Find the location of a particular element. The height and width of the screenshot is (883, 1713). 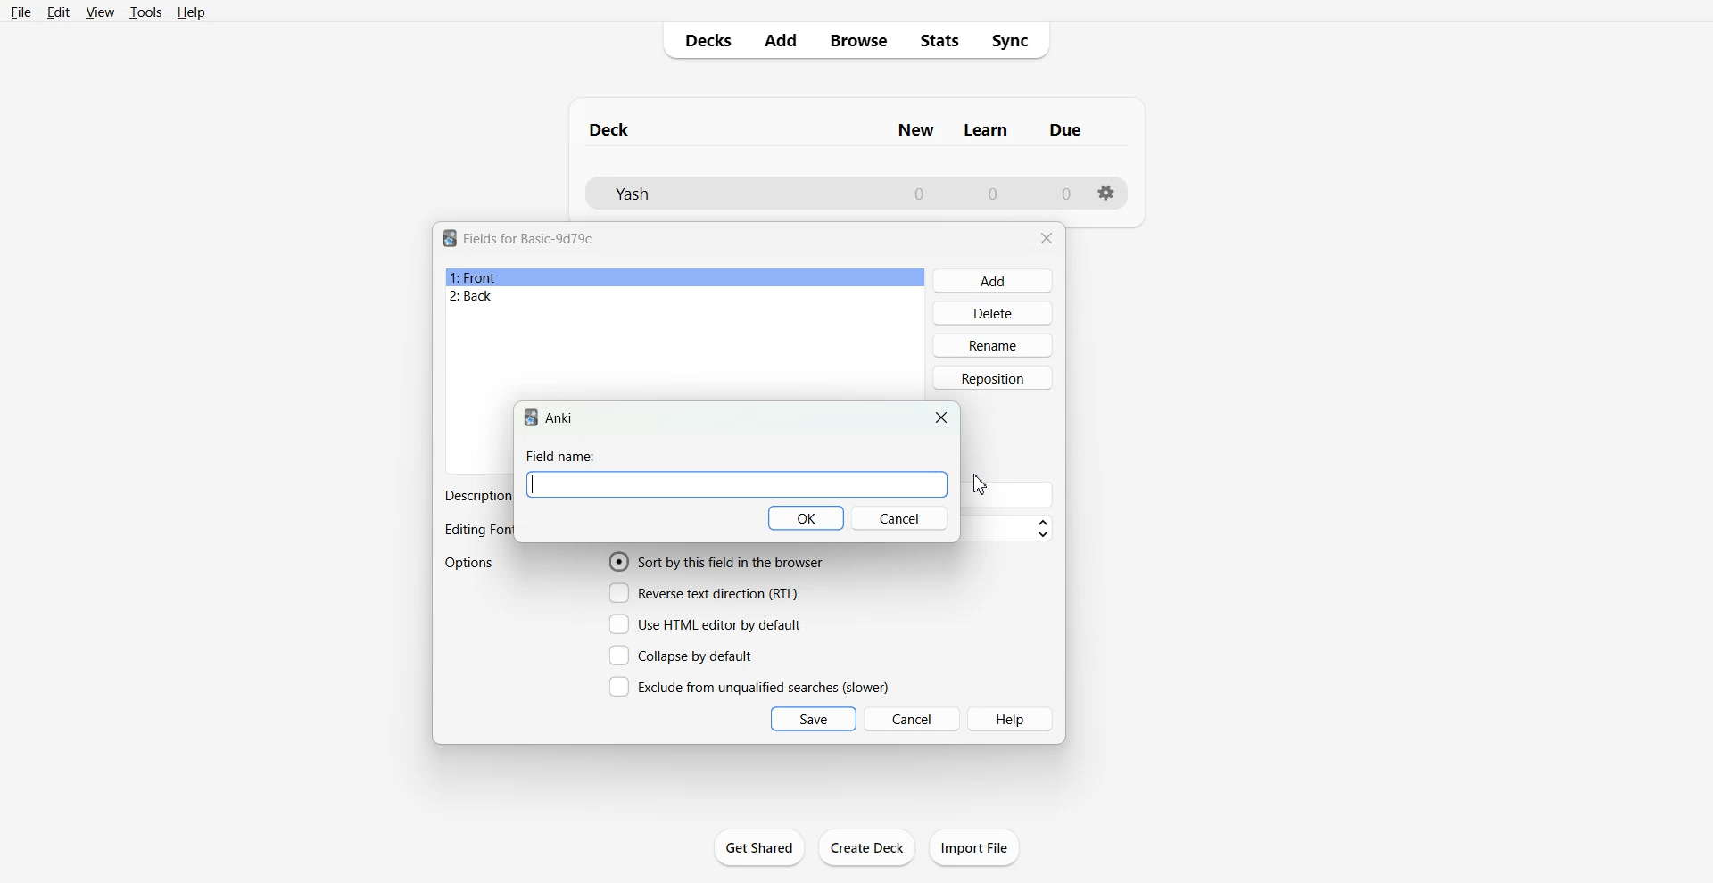

Cancel is located at coordinates (900, 518).